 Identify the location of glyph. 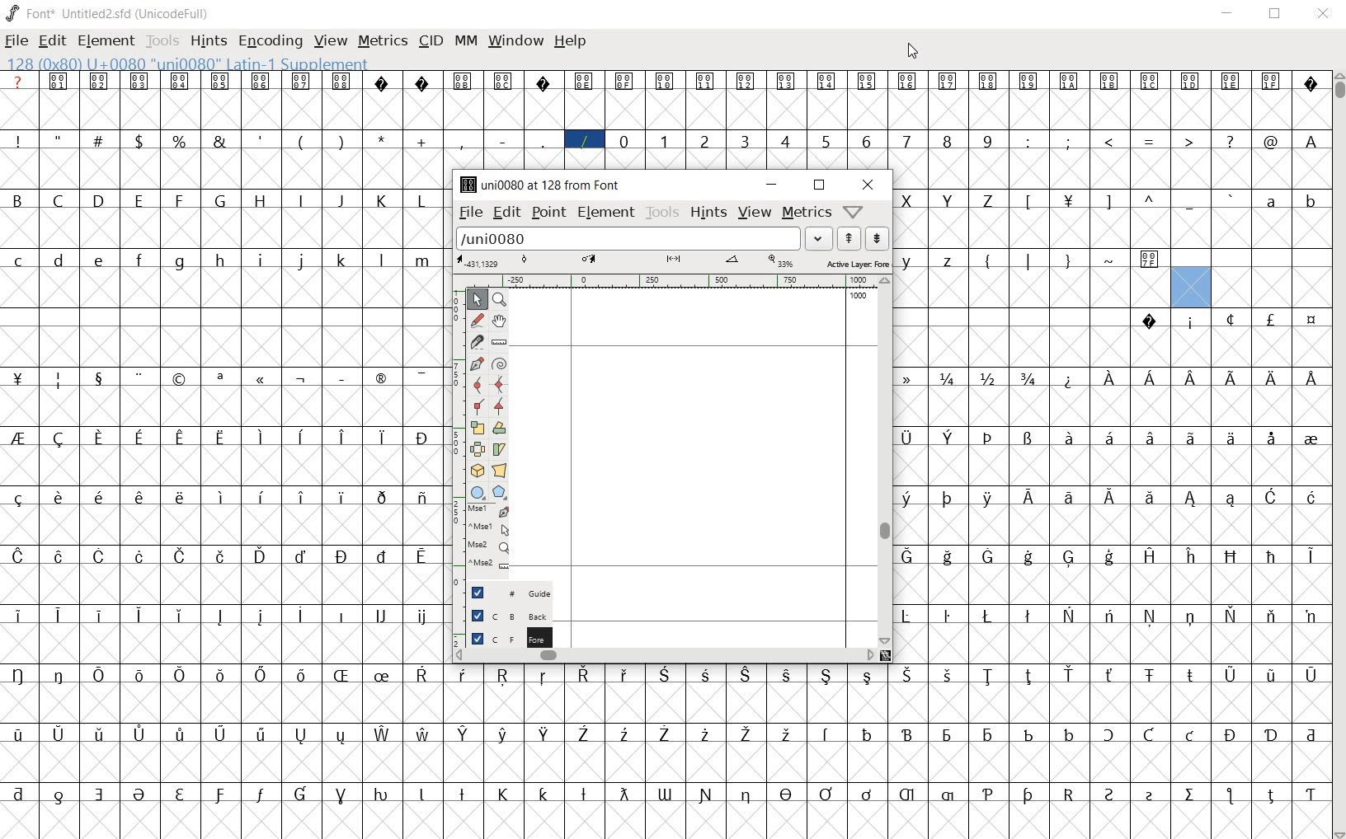
(381, 556).